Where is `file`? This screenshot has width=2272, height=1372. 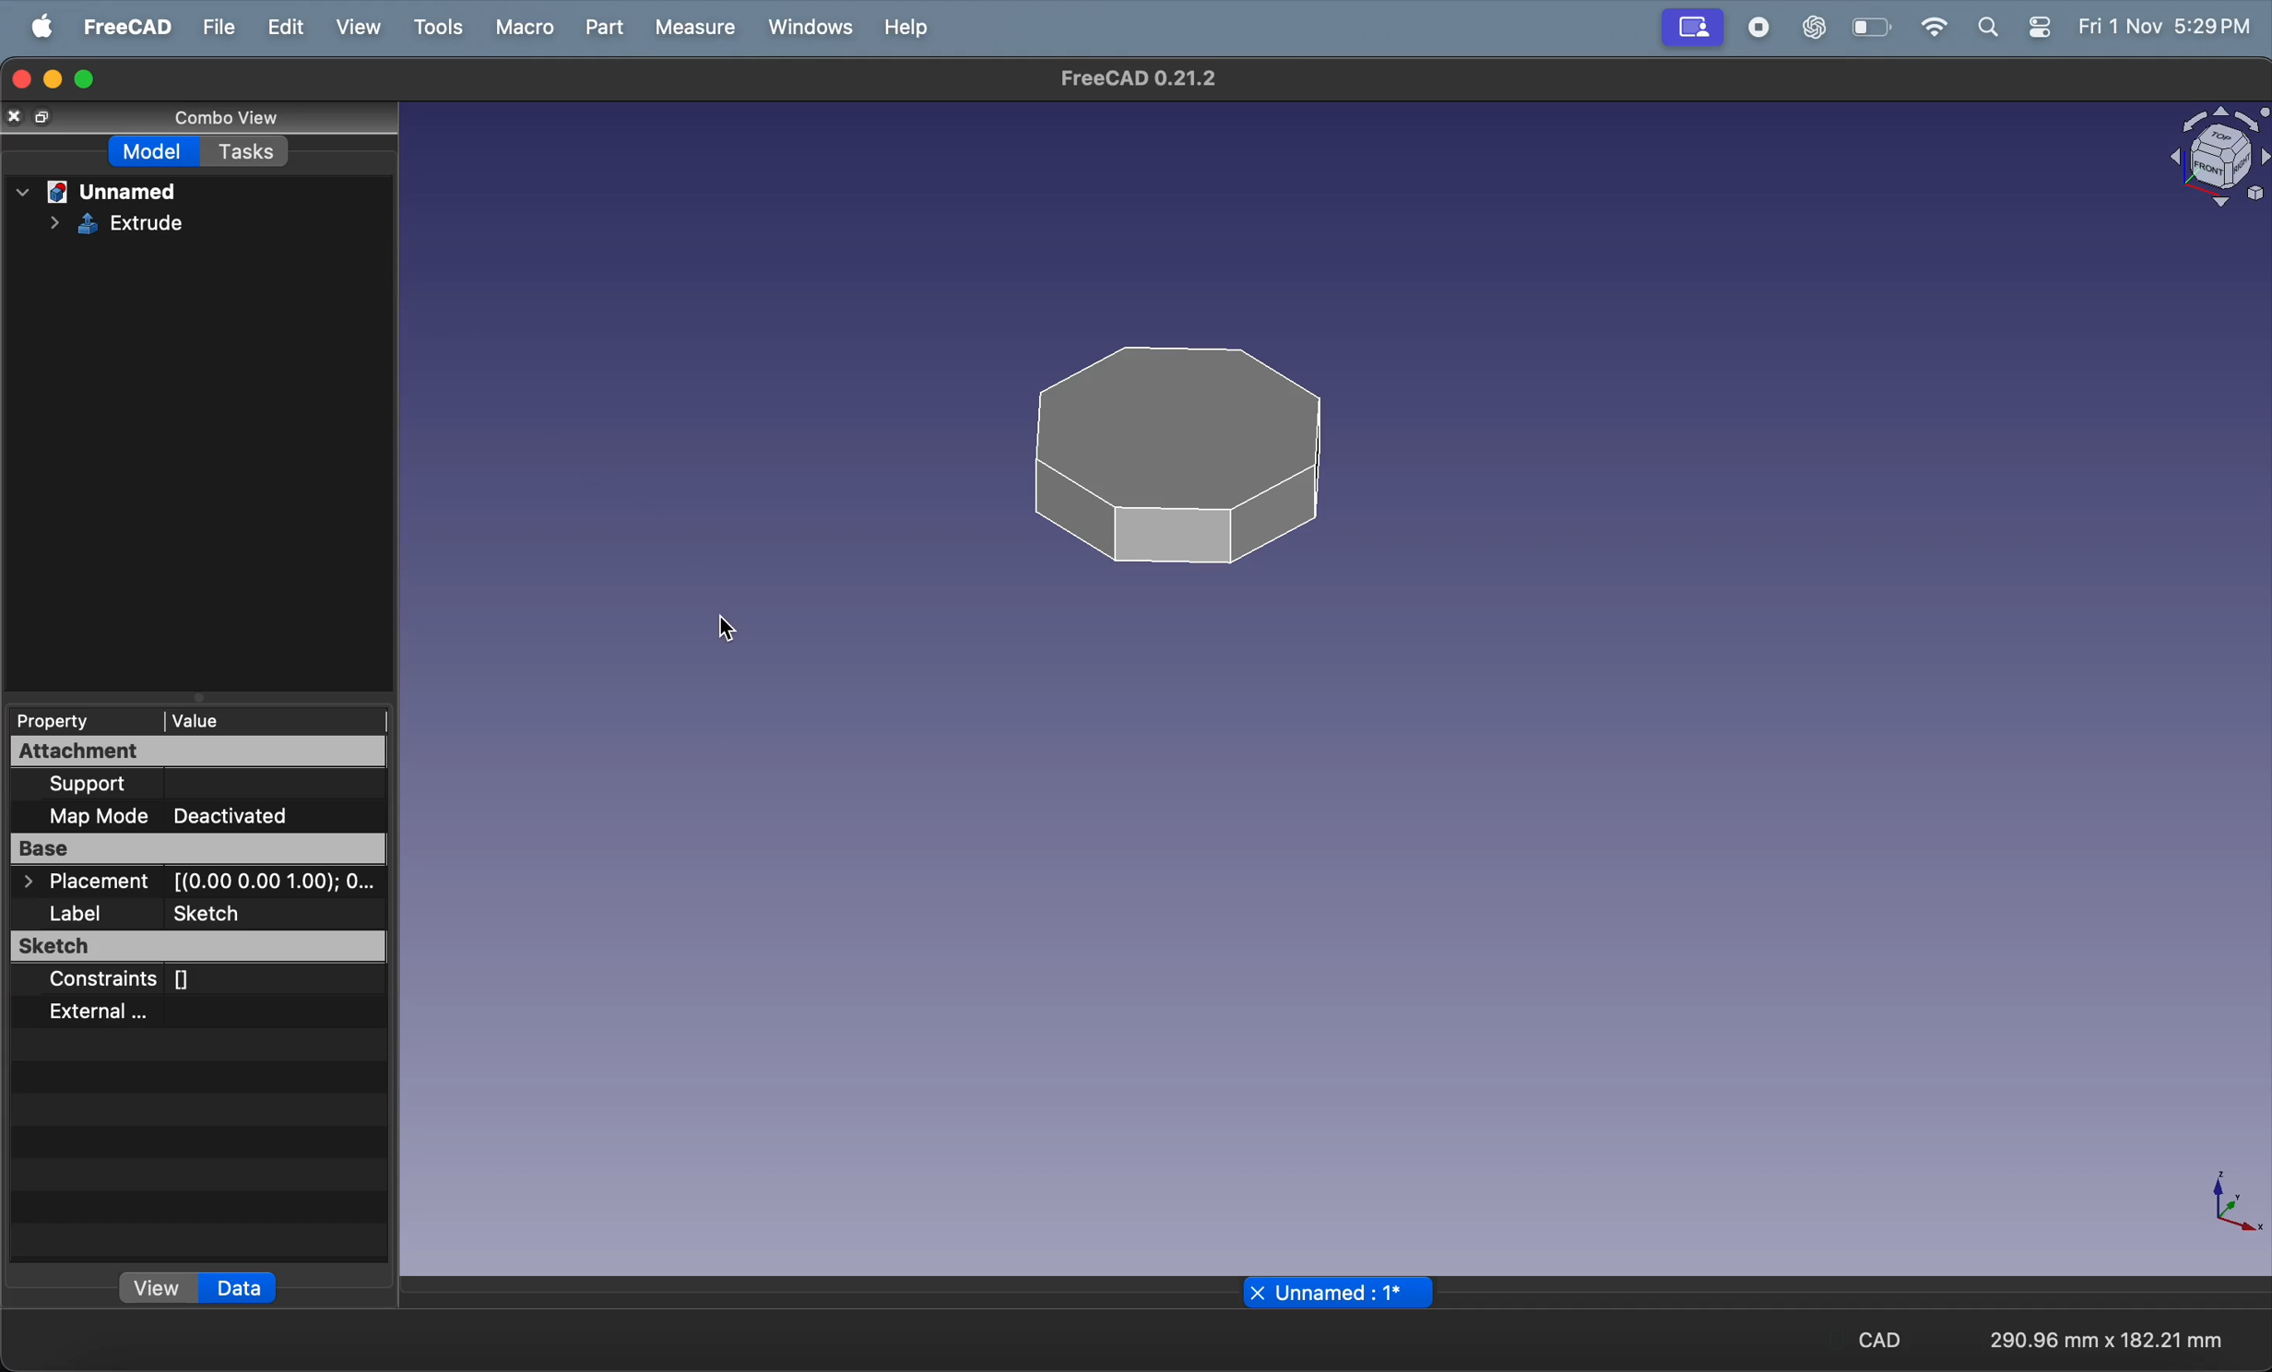 file is located at coordinates (217, 25).